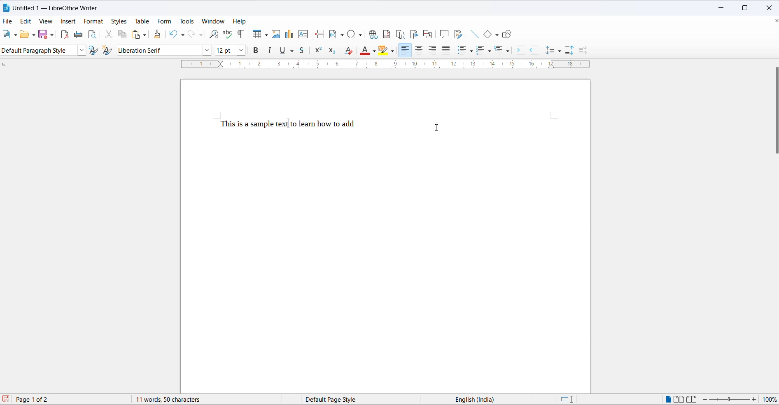 The width and height of the screenshot is (779, 405). Describe the element at coordinates (704, 399) in the screenshot. I see `decrease zoom` at that location.